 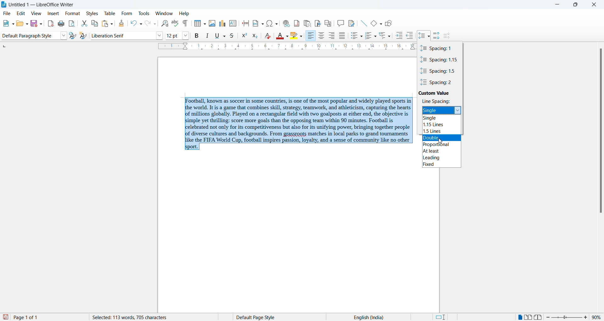 I want to click on bold, so click(x=197, y=36).